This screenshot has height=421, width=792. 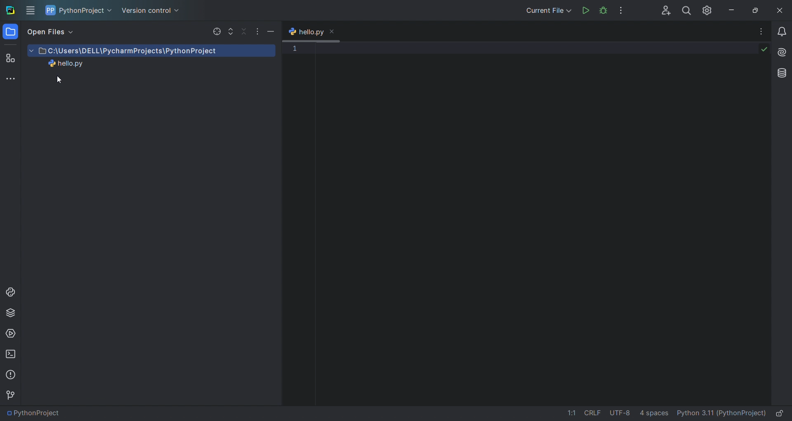 What do you see at coordinates (538, 222) in the screenshot?
I see `code editor` at bounding box center [538, 222].